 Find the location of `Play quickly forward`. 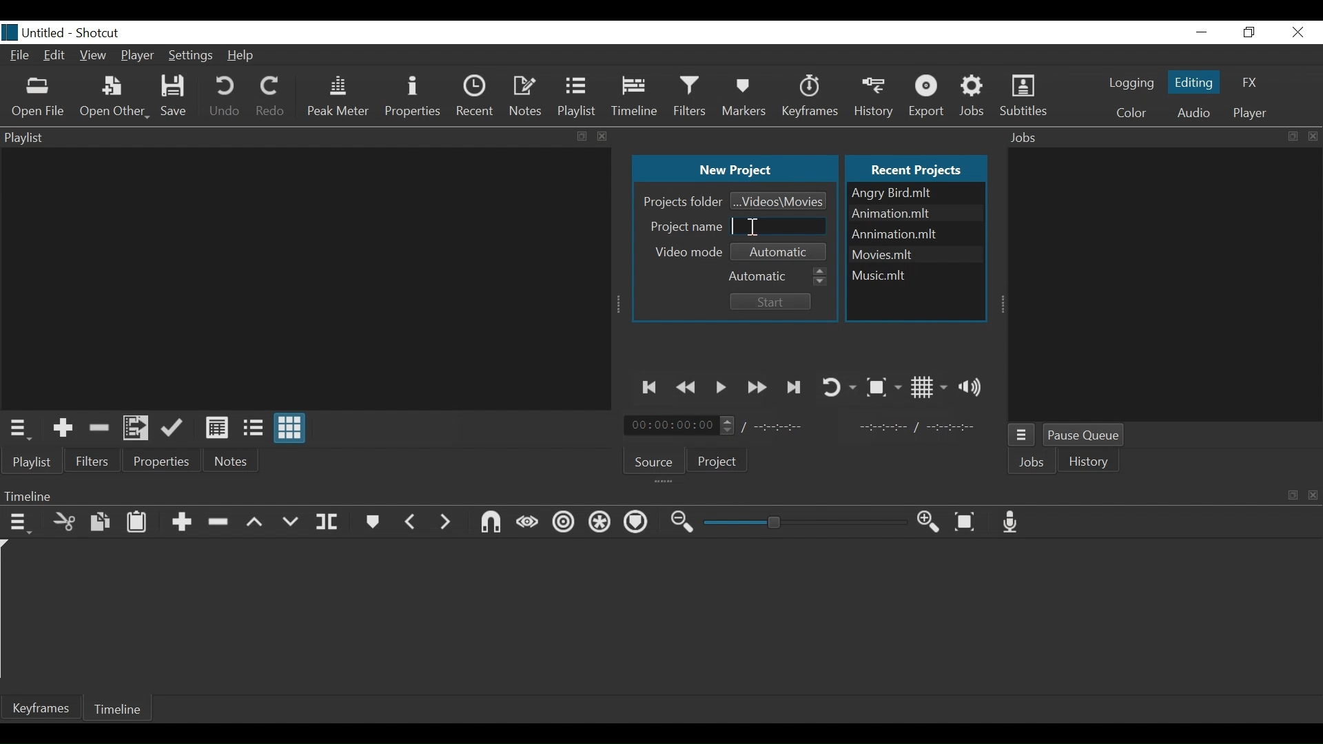

Play quickly forward is located at coordinates (757, 387).